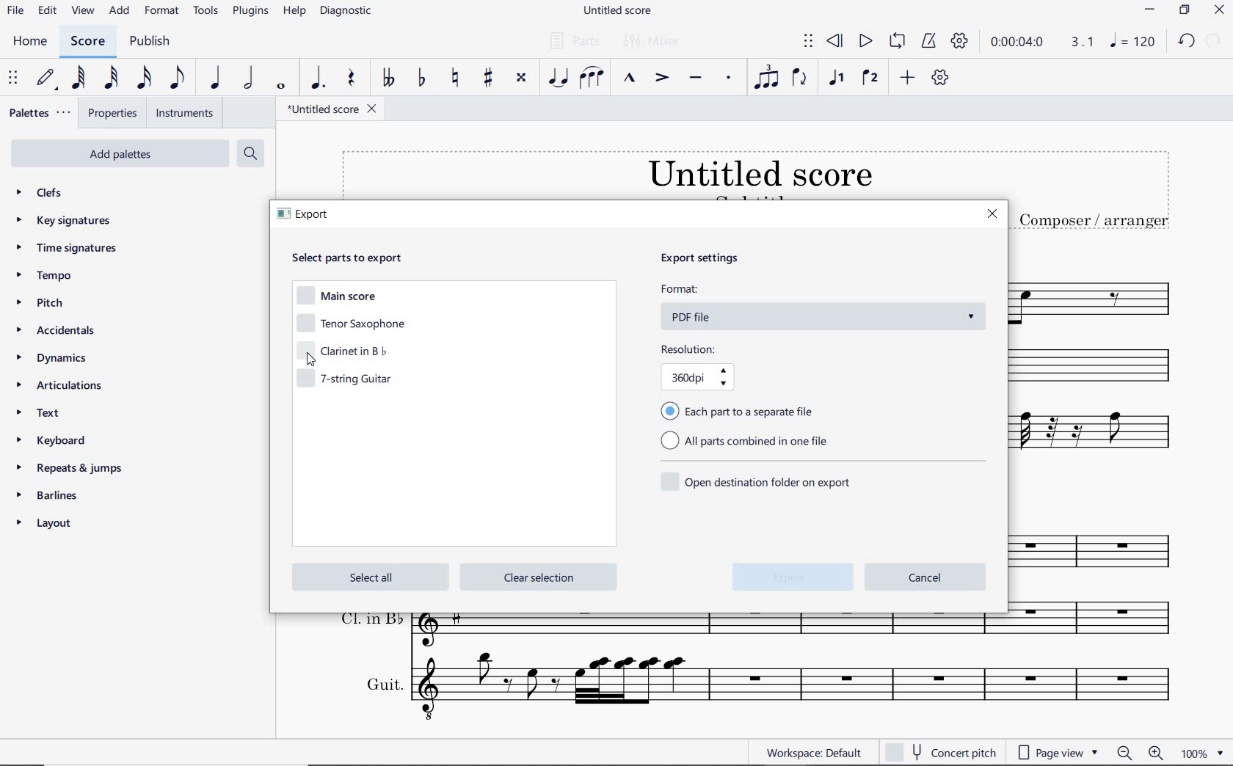 Image resolution: width=1233 pixels, height=766 pixels. What do you see at coordinates (992, 215) in the screenshot?
I see `close` at bounding box center [992, 215].